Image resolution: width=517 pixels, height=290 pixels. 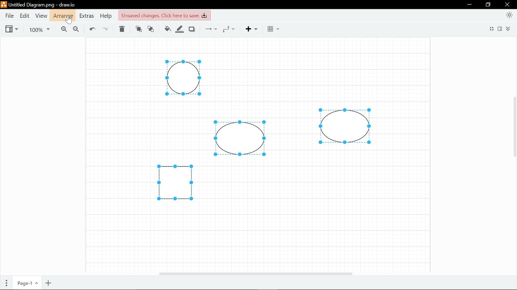 I want to click on Arrange, so click(x=63, y=16).